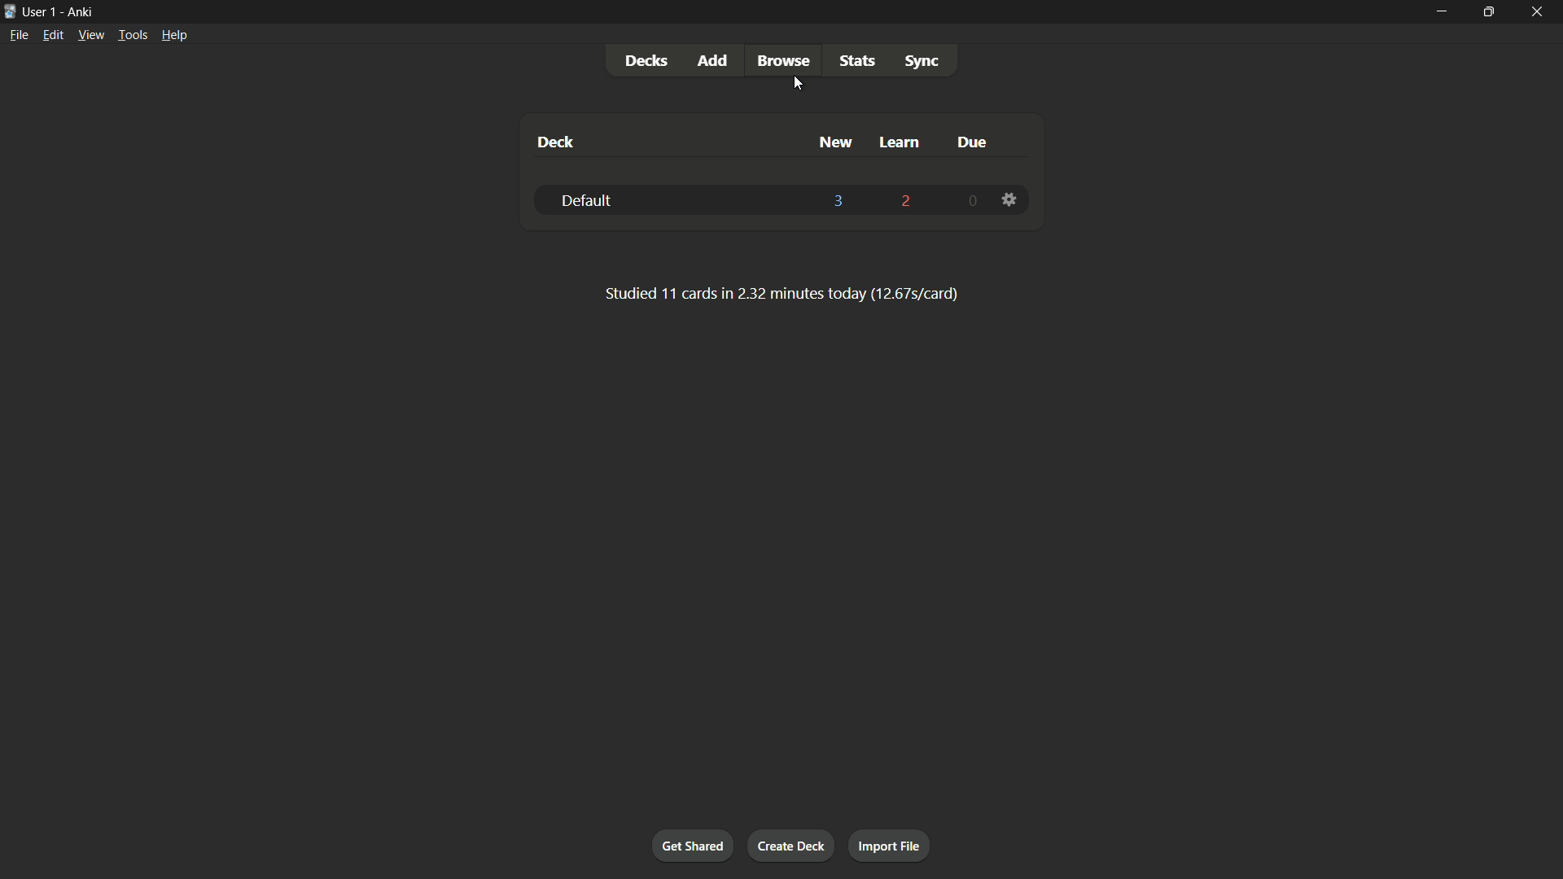 The width and height of the screenshot is (1563, 879). What do you see at coordinates (173, 35) in the screenshot?
I see `help menu` at bounding box center [173, 35].